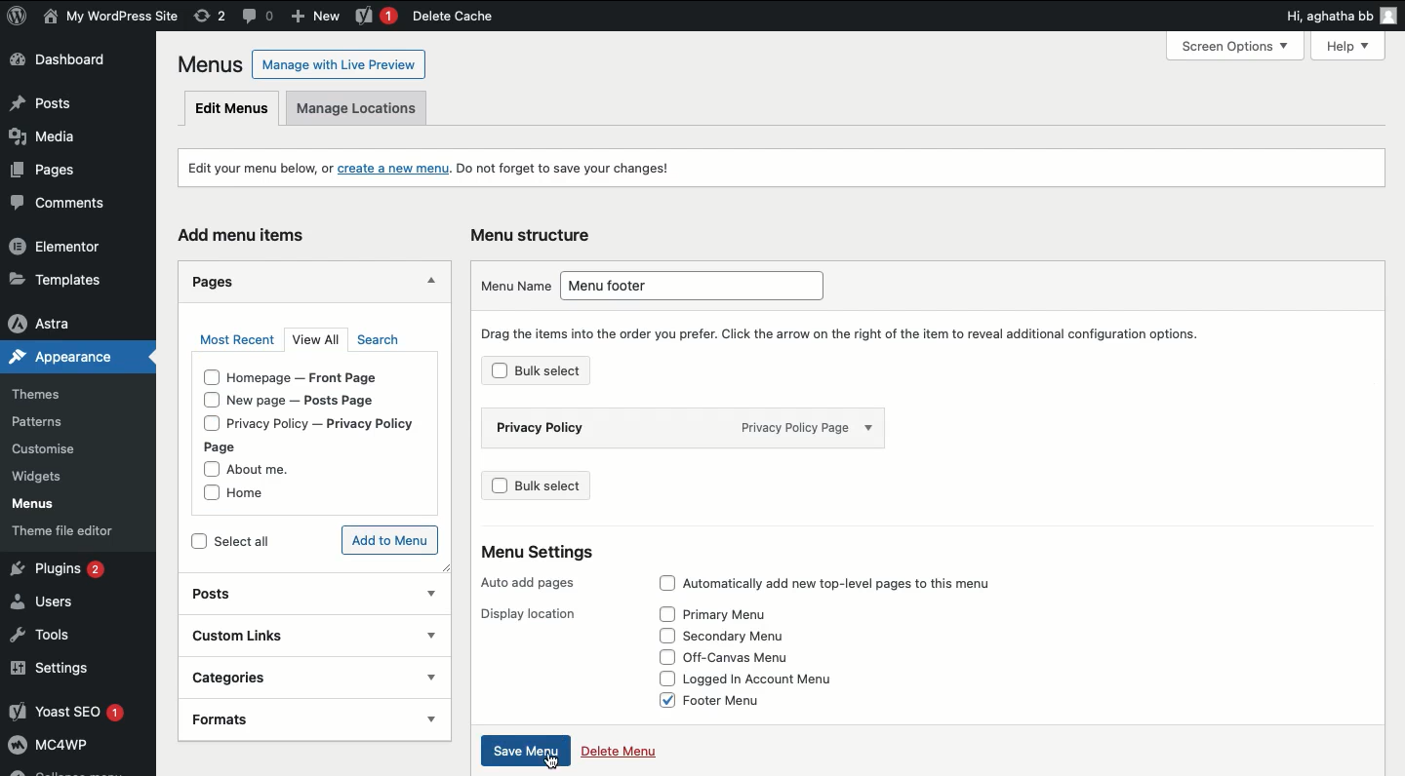 The height and width of the screenshot is (776, 1405). I want to click on Revision, so click(210, 17).